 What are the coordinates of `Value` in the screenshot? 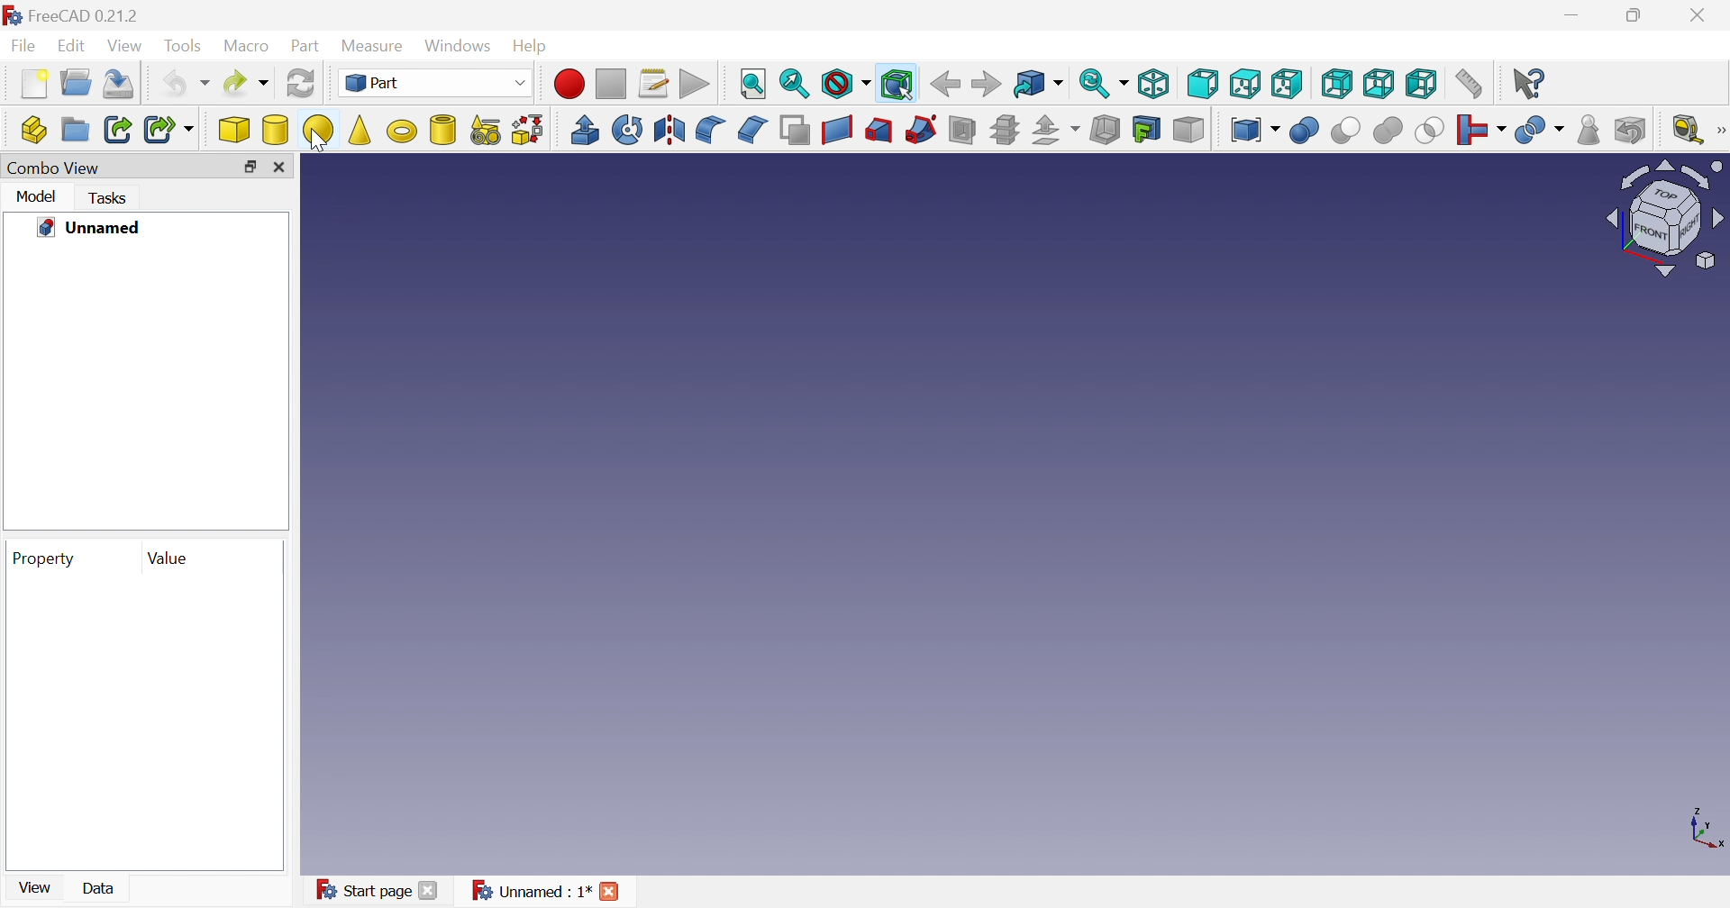 It's located at (168, 556).